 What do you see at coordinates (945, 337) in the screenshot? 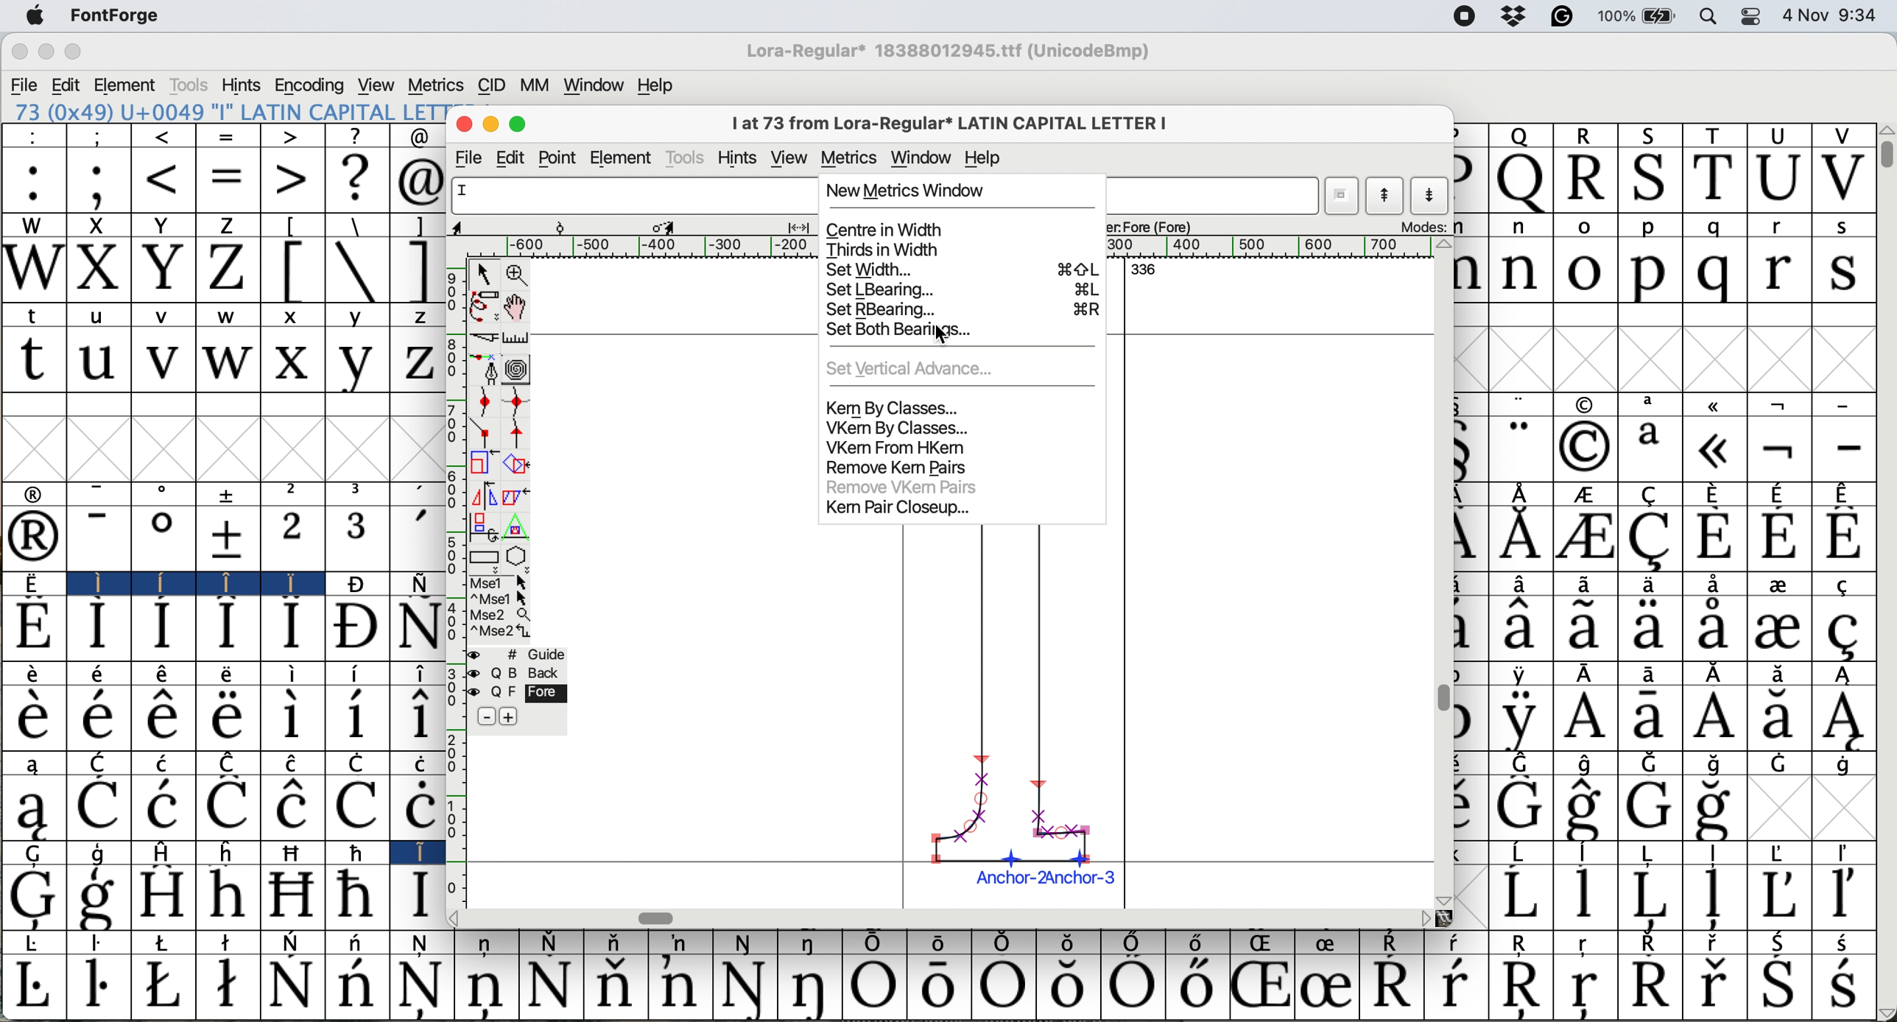
I see `cursor` at bounding box center [945, 337].